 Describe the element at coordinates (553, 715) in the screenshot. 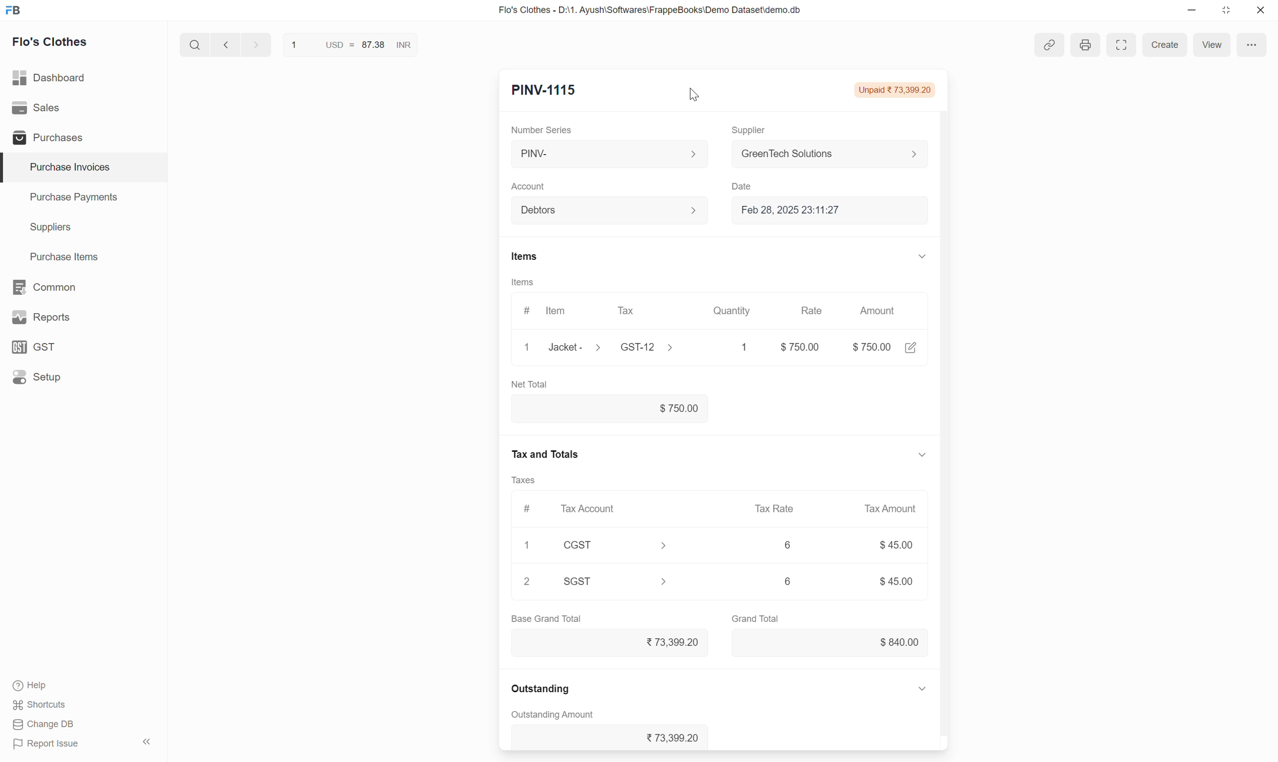

I see `Outstanding Amount` at that location.